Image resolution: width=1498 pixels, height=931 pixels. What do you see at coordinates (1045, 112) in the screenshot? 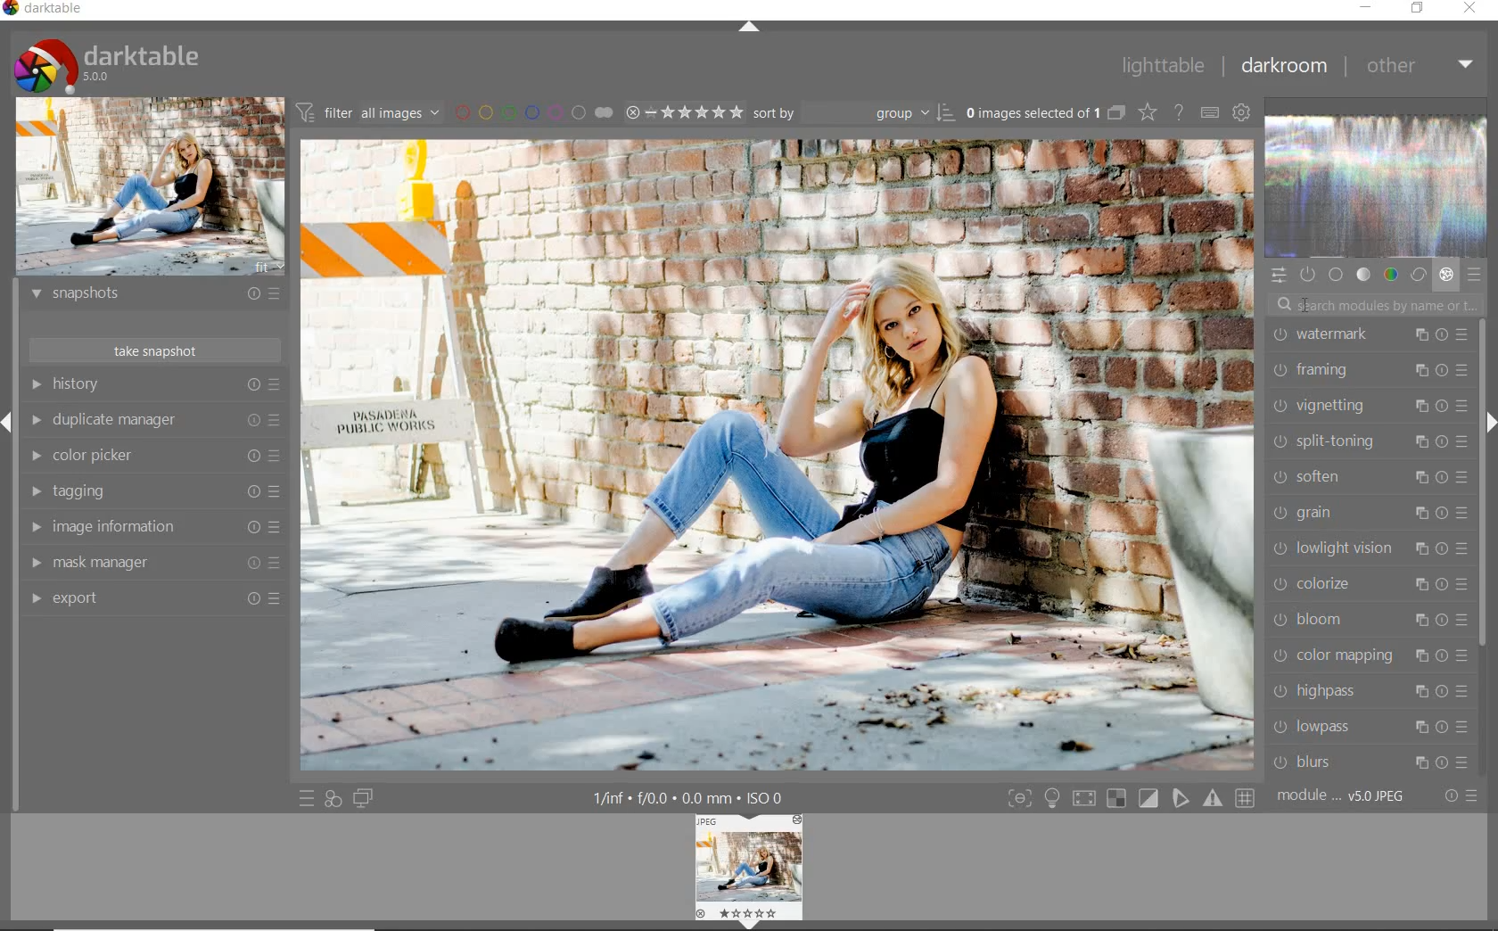
I see `expand grouped images` at bounding box center [1045, 112].